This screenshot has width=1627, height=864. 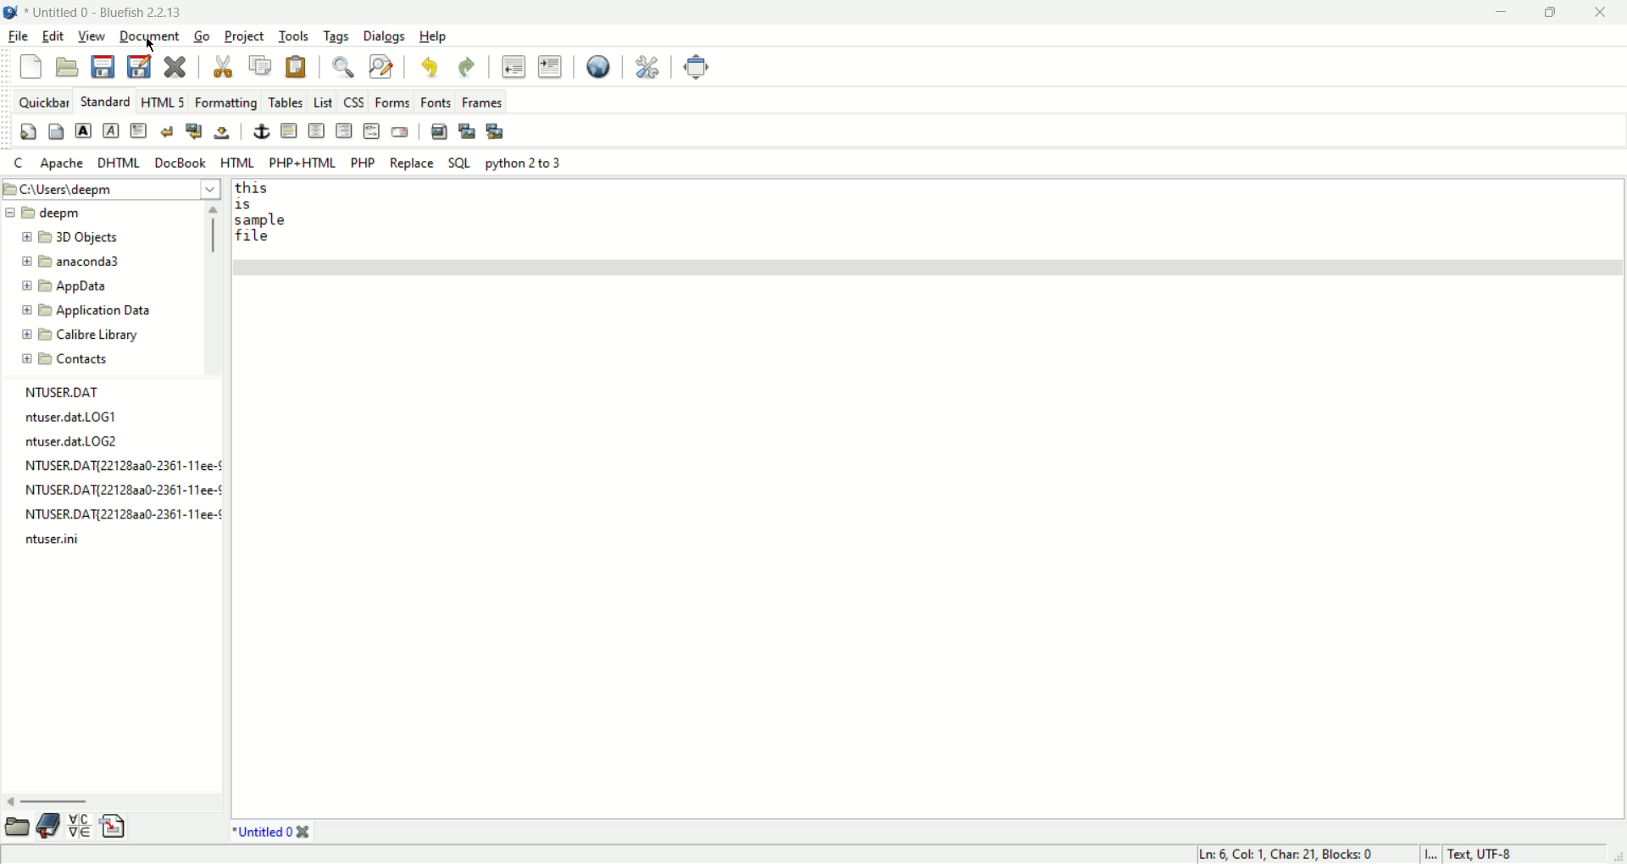 I want to click on PHP+HTML, so click(x=303, y=163).